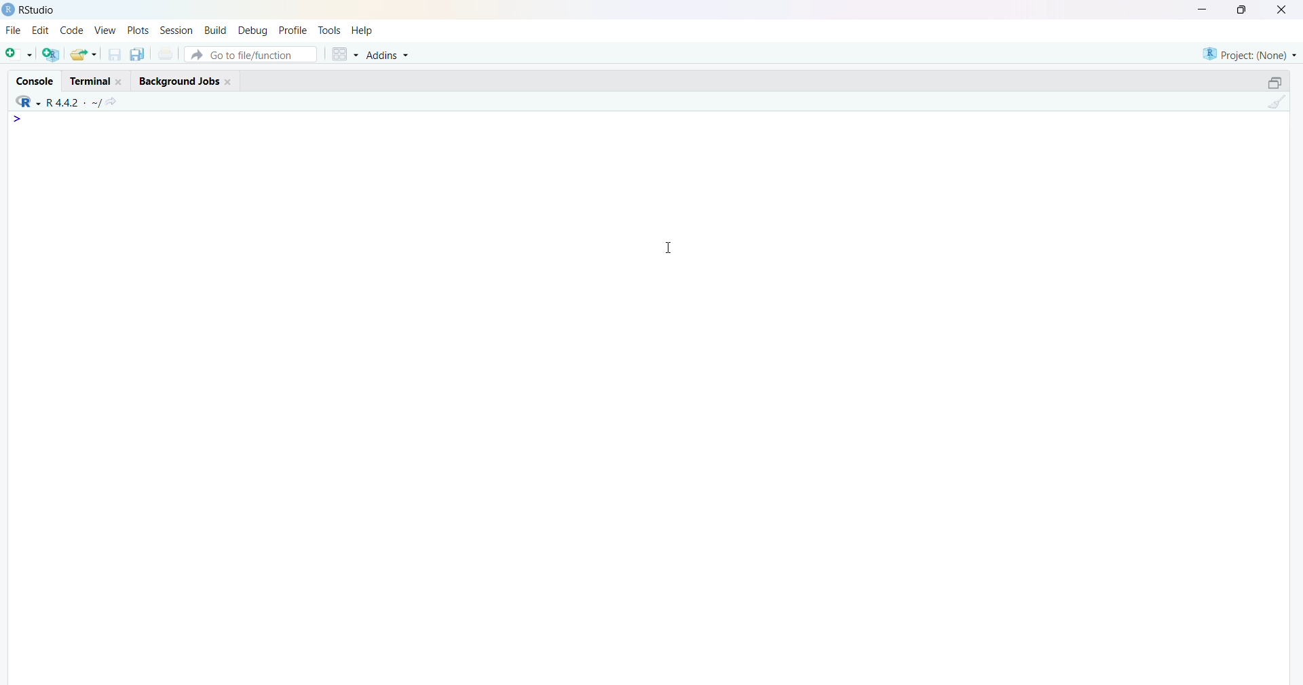 The height and width of the screenshot is (685, 1303). I want to click on debug, so click(254, 31).